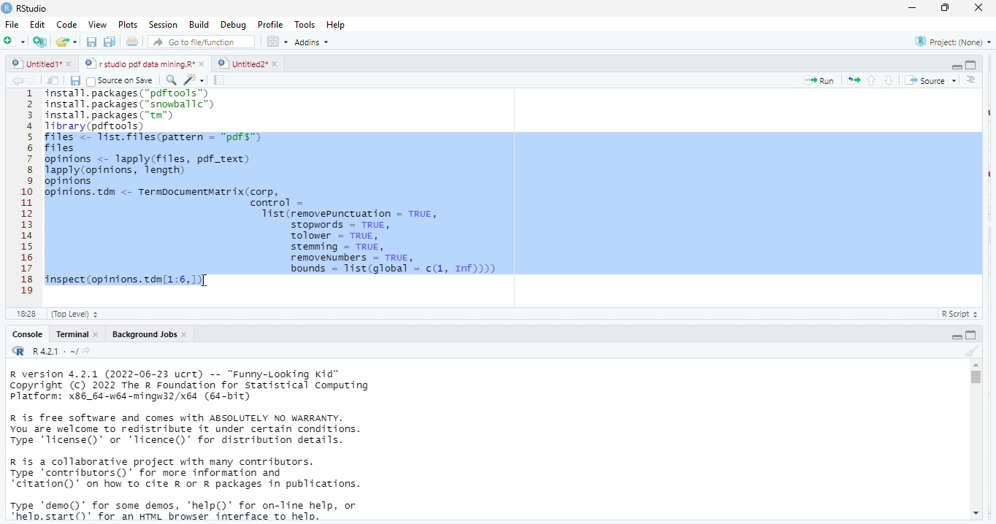 The height and width of the screenshot is (524, 996). What do you see at coordinates (212, 446) in the screenshot?
I see `R version 4.2.1 (2022-06-23 ucrt) -- "Funny-Looking Kid™
Copyright (C) 2022 The R Foundation for Statistical Computing
Platform: x86_64-w64-mingw32/x64 (64-bit)

R is free software and comes with ABSOLUTELY NO WARRANTY.
You are welcome to redistribute it under certain conditions.
Type 'Ticense()' or 'licence()’ for distribution details.

R is a collaborative project with many contributors.

Type ‘contributors()’ for more information and

“citation()’ on how to cite R or R packages in publications.
Type "demo()’ for some demos, 'help()' for on-line help, or
"helo.start()" for an HTML browser interface to helo.` at bounding box center [212, 446].